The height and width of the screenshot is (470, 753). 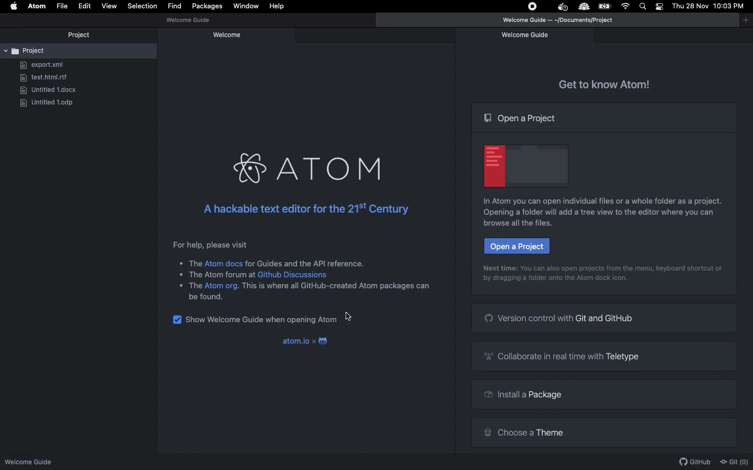 What do you see at coordinates (596, 203) in the screenshot?
I see `Instructional text` at bounding box center [596, 203].